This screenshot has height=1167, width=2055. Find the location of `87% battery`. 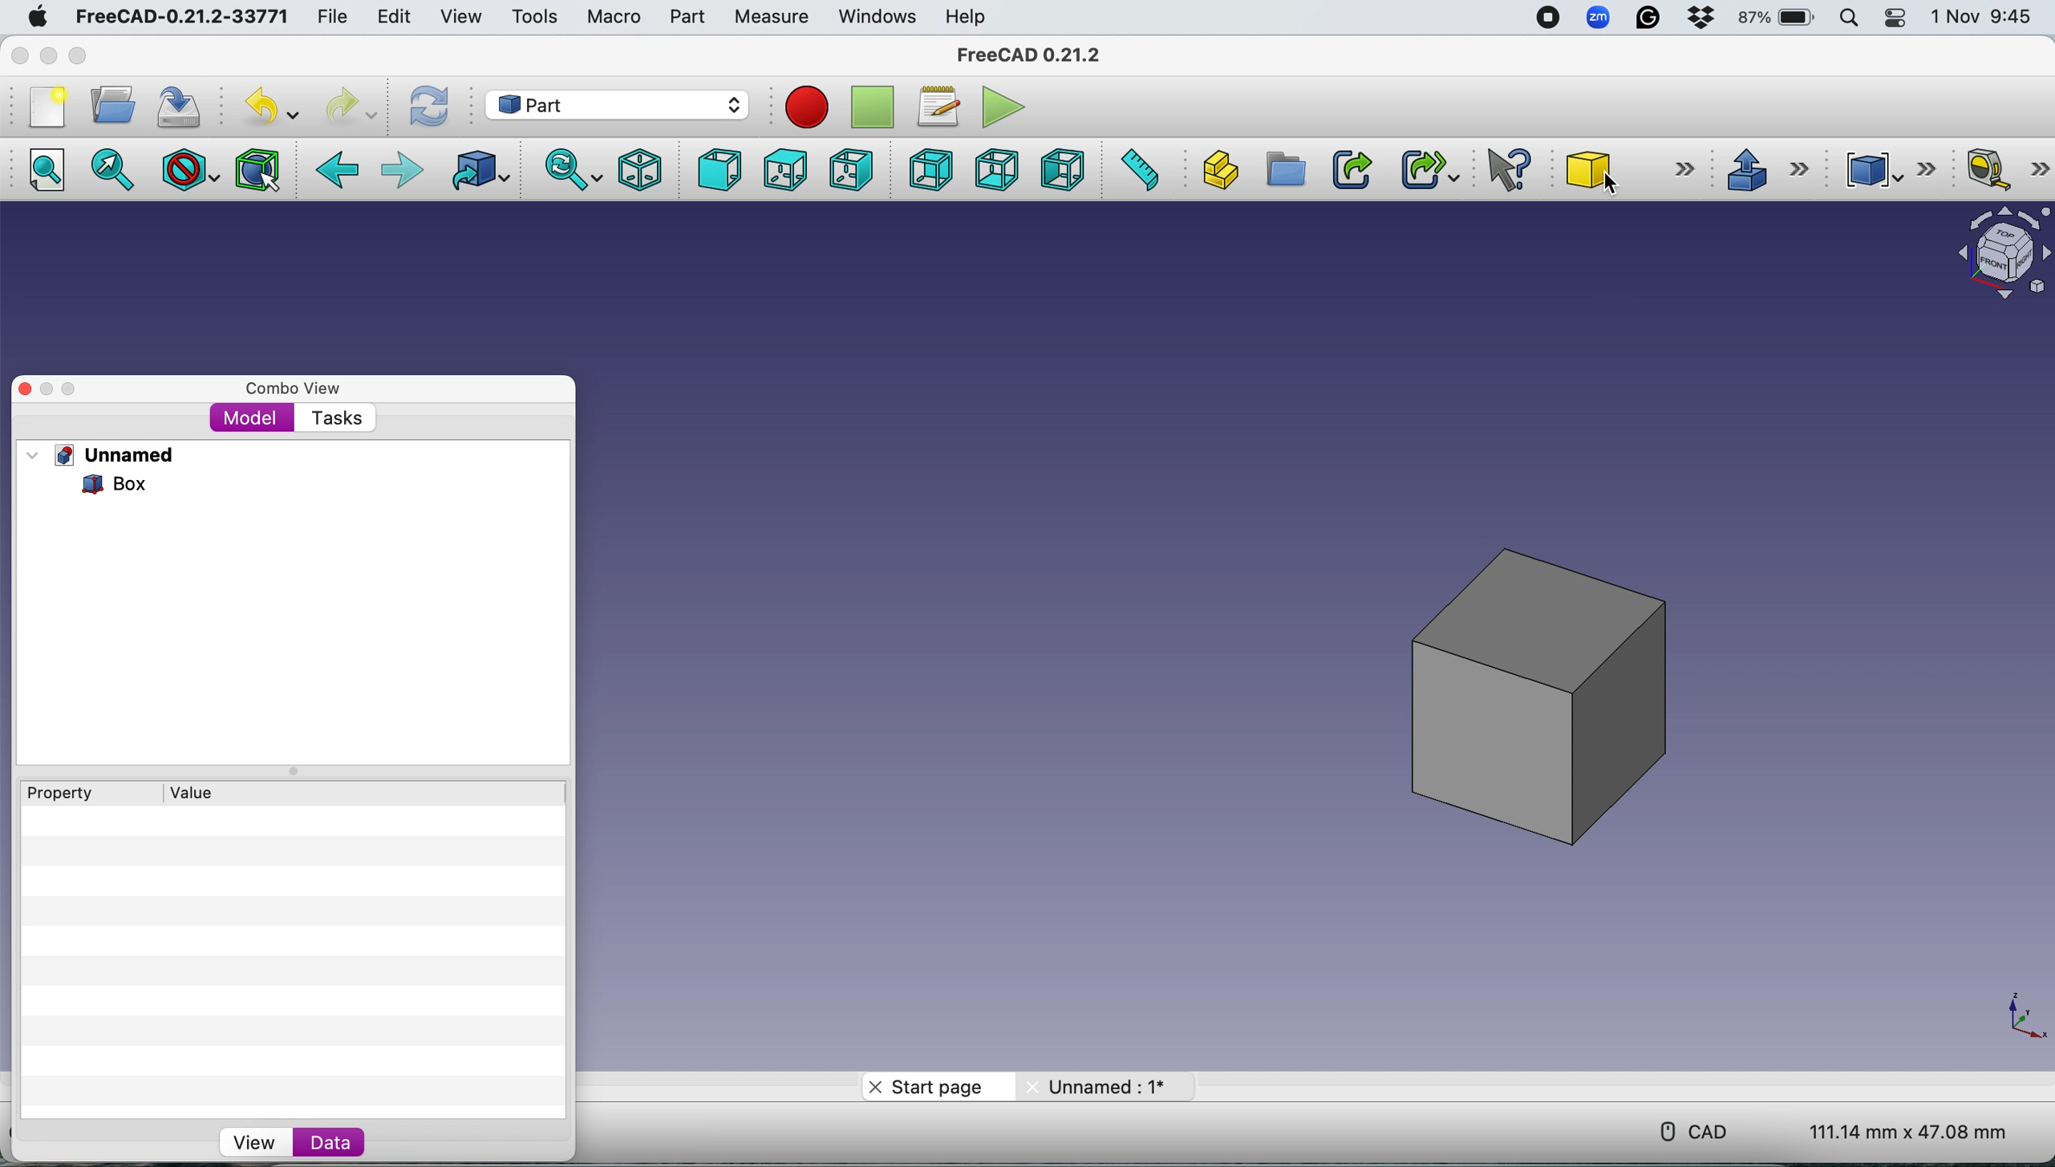

87% battery is located at coordinates (1778, 18).